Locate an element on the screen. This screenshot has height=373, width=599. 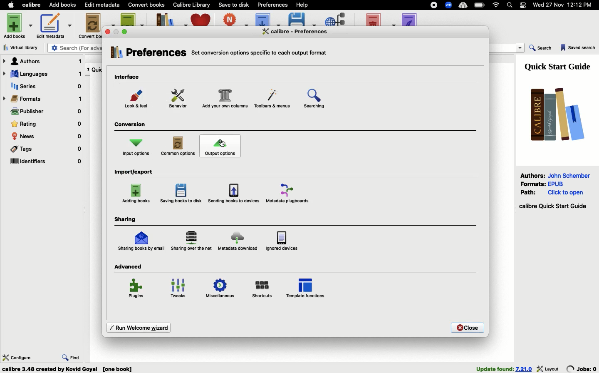
Path is located at coordinates (530, 192).